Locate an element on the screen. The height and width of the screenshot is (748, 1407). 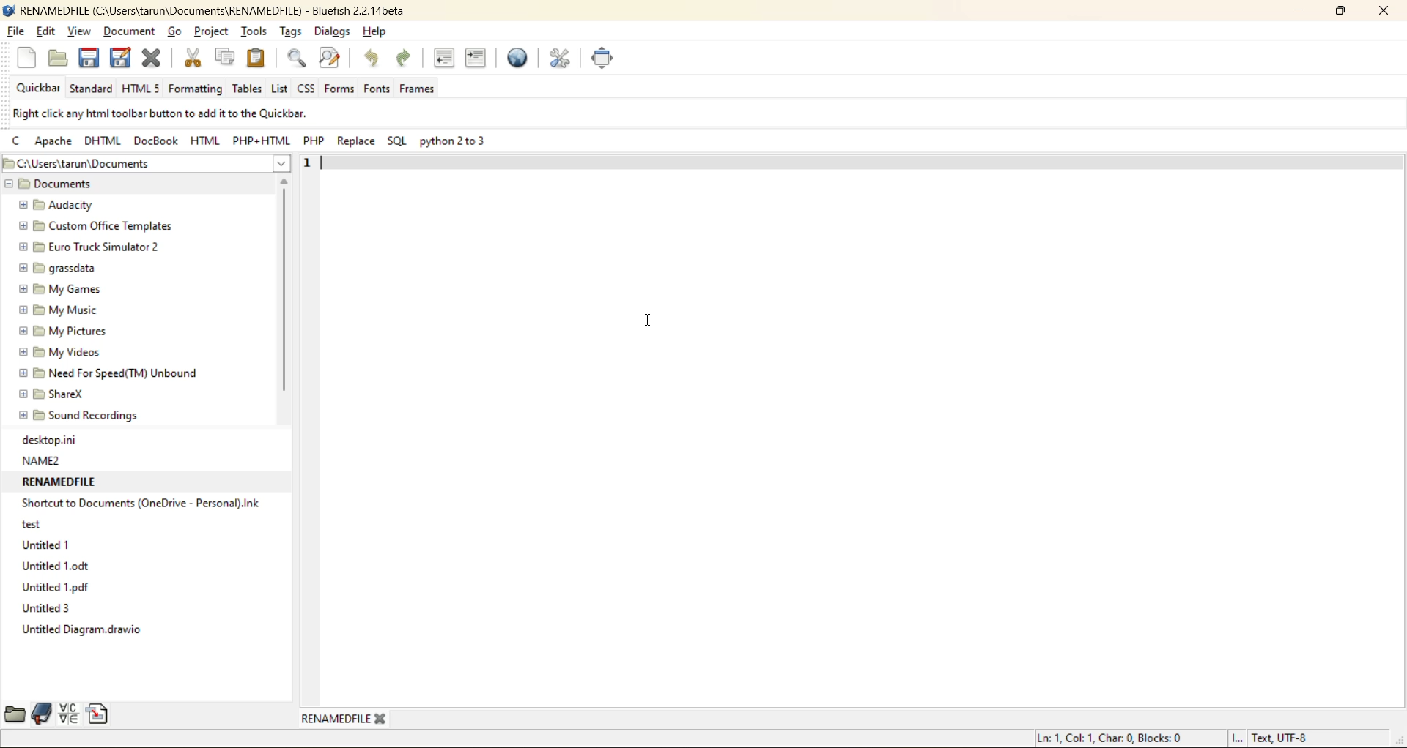
show more is located at coordinates (284, 162).